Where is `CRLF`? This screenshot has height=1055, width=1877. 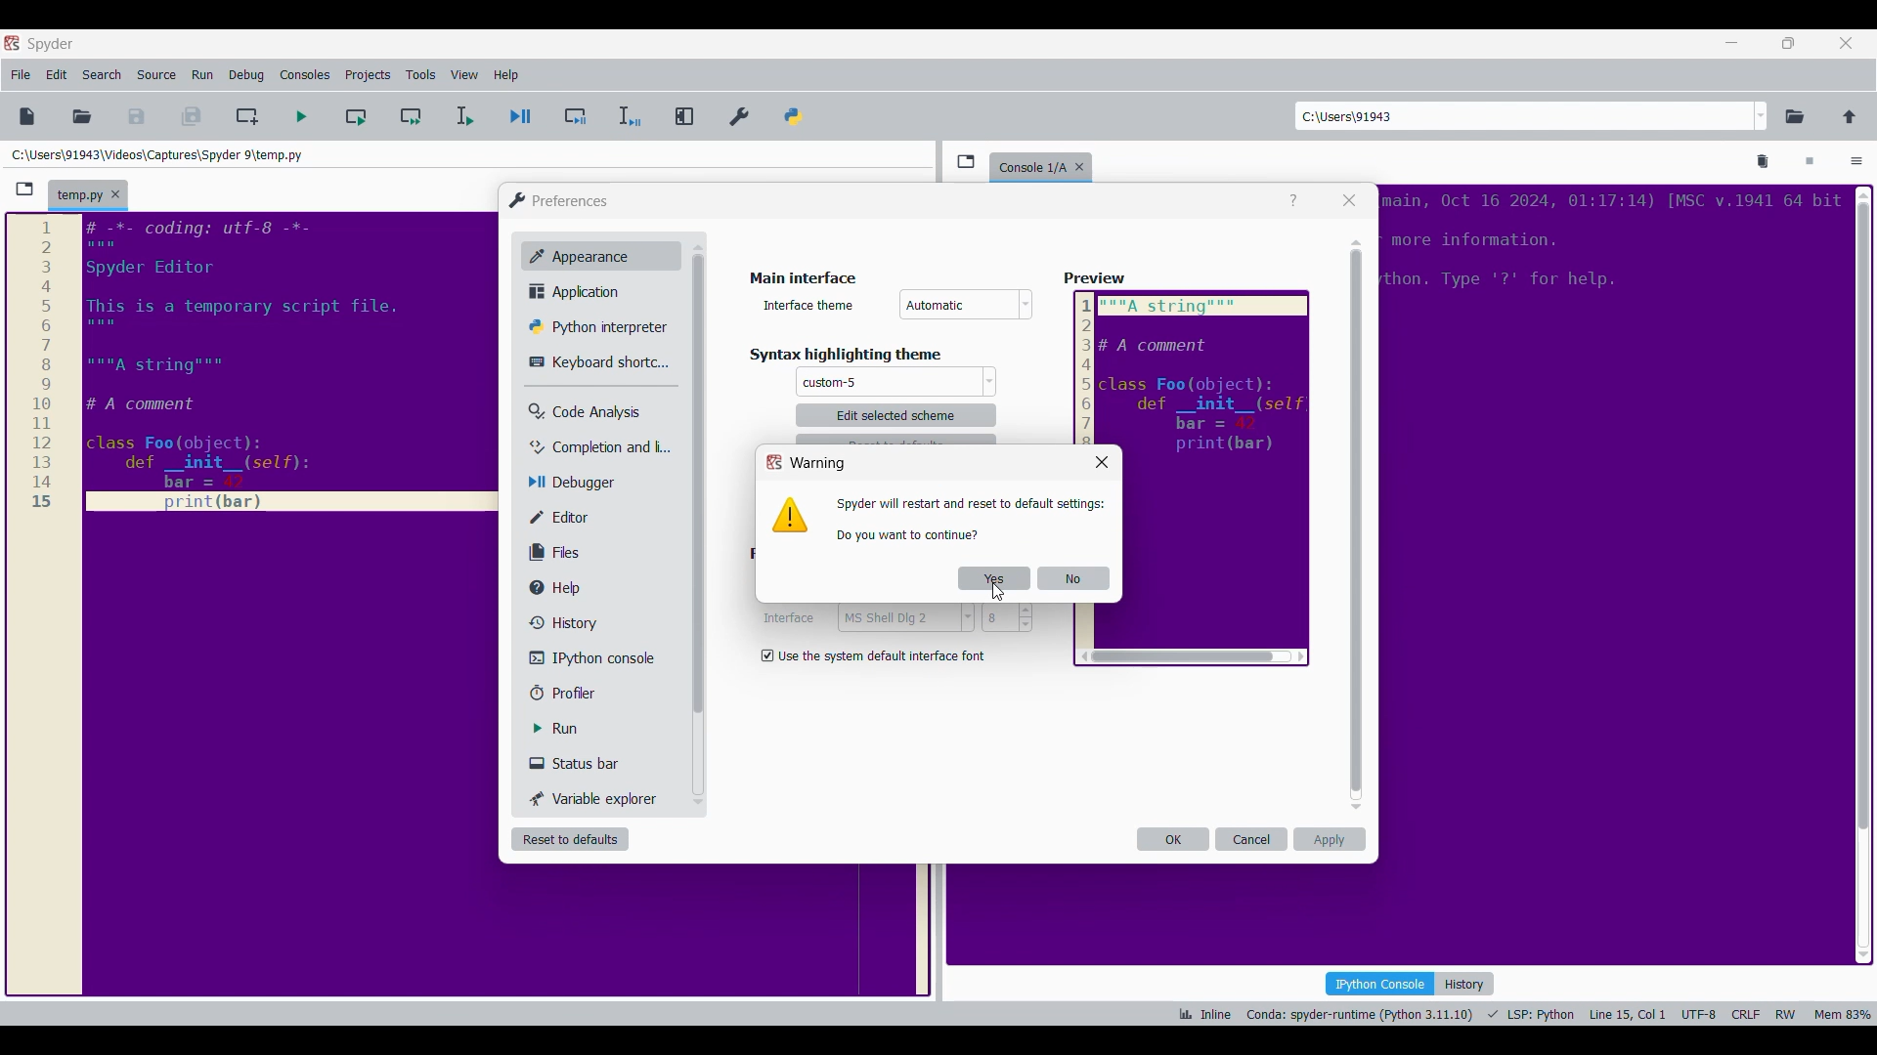
CRLF is located at coordinates (1746, 1012).